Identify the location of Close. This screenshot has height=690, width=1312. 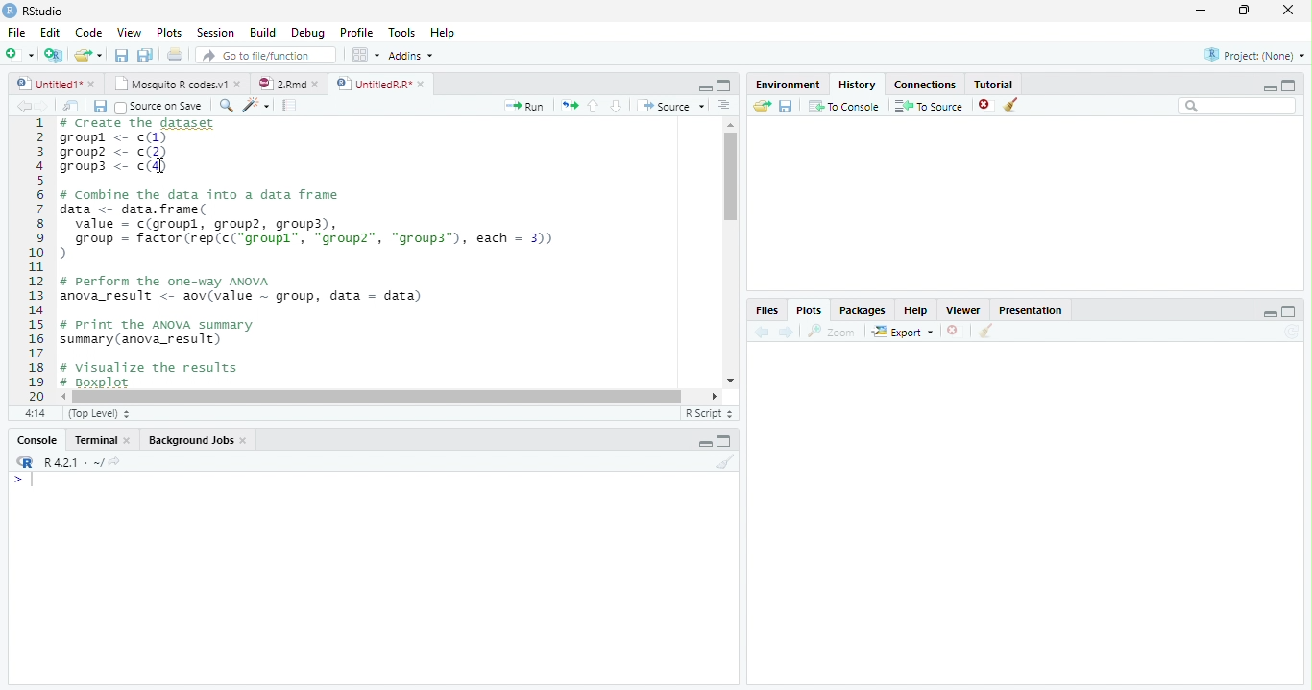
(1286, 12).